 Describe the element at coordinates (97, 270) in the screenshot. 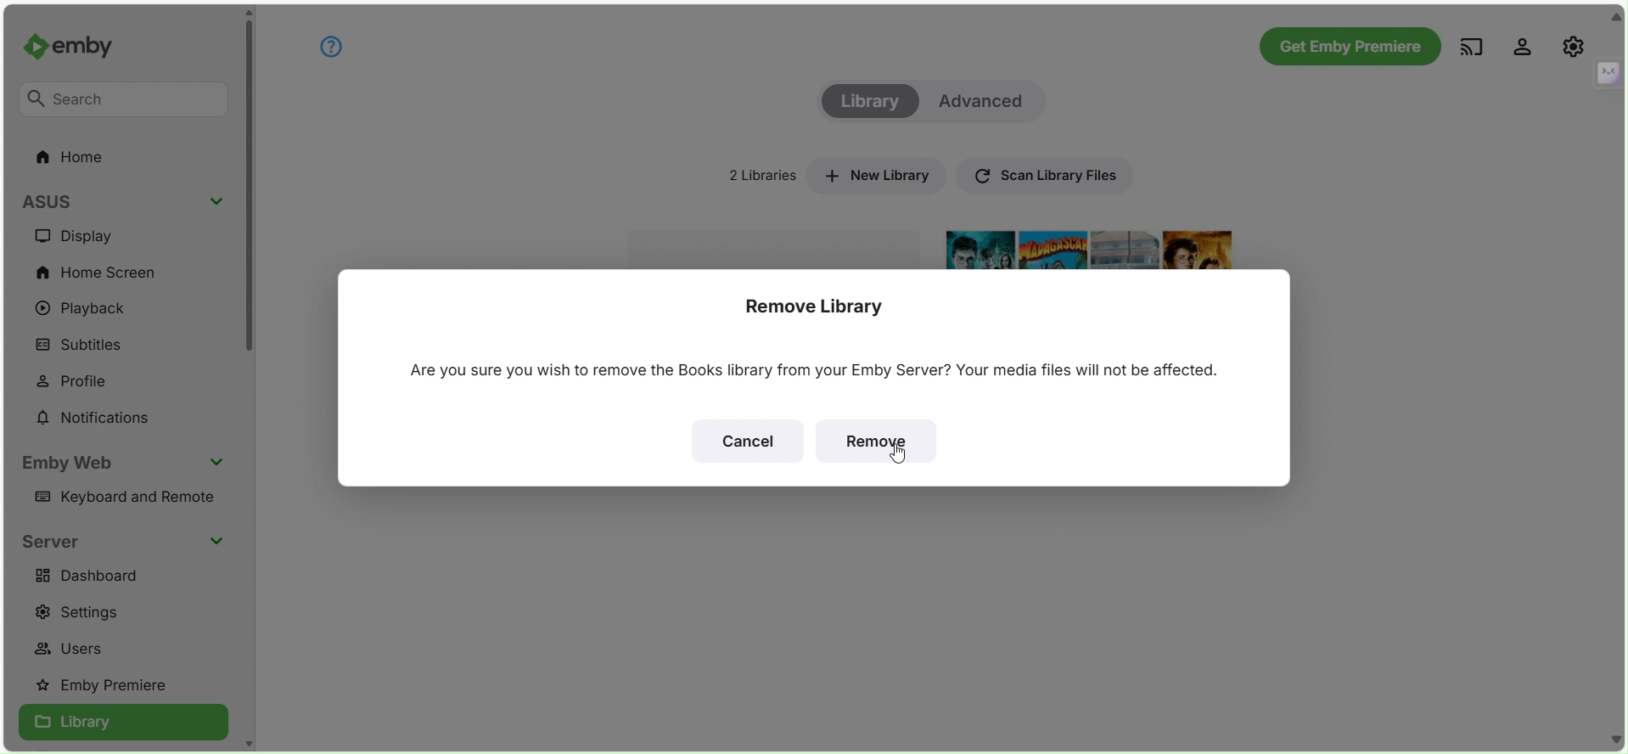

I see `Home Screen` at that location.